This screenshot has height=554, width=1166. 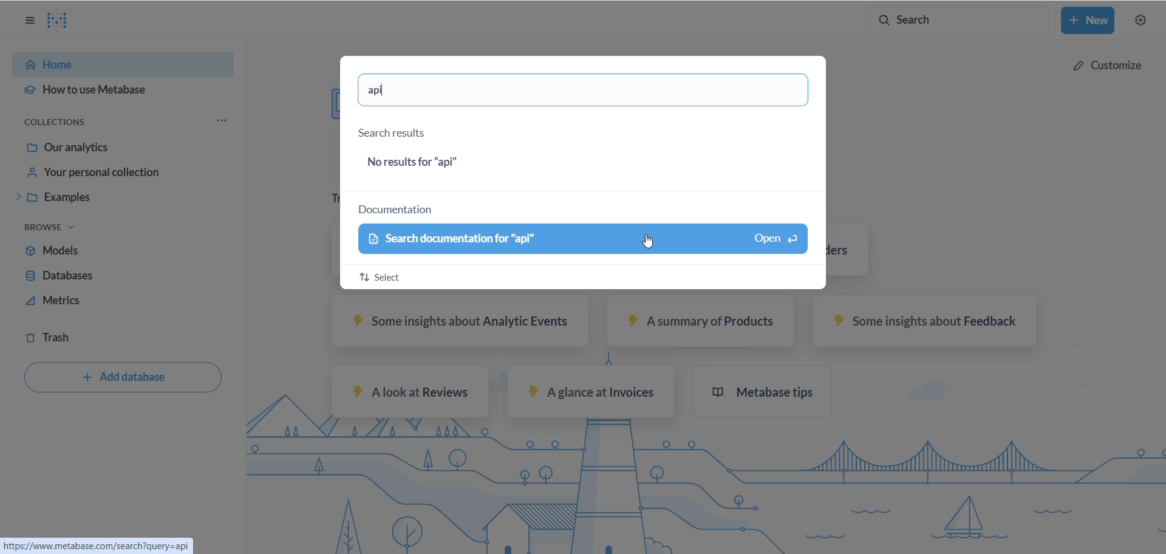 What do you see at coordinates (223, 120) in the screenshot?
I see `COLLECTION OPTIONS` at bounding box center [223, 120].